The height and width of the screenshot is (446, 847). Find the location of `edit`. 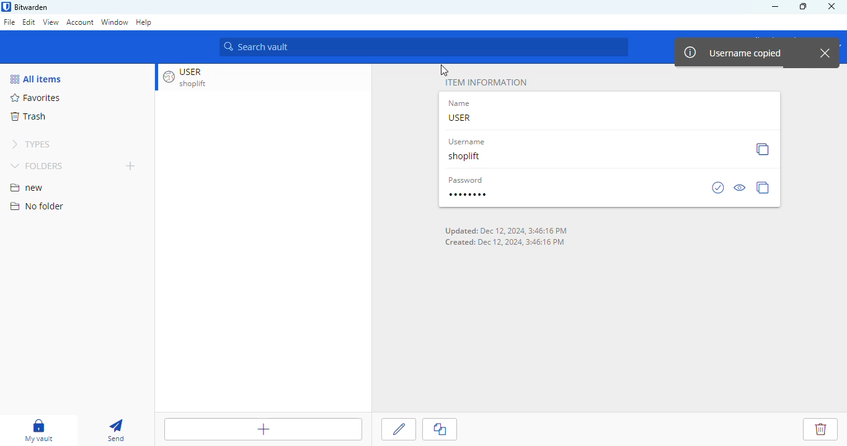

edit is located at coordinates (400, 429).